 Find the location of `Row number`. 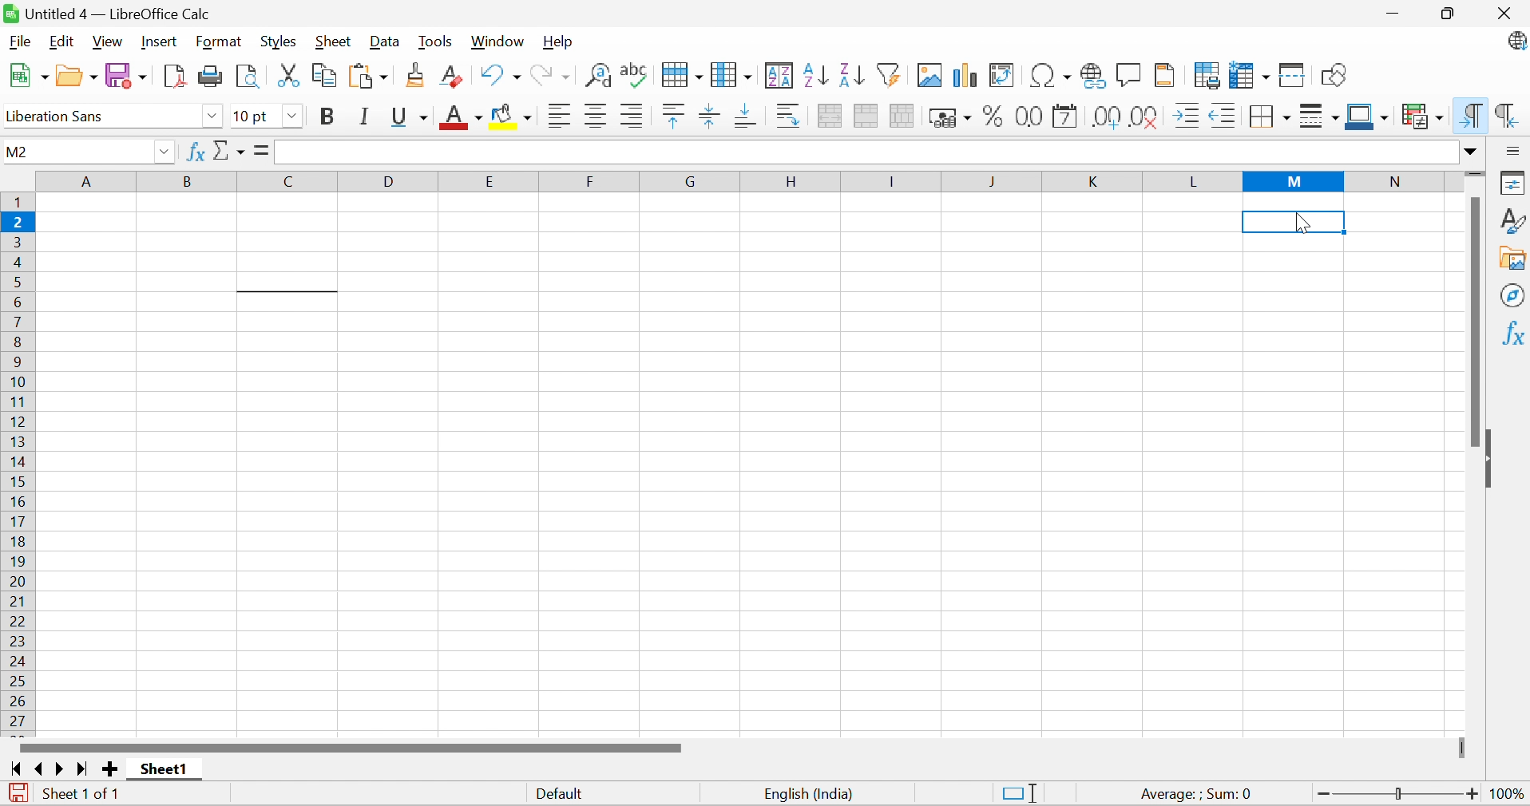

Row number is located at coordinates (18, 464).